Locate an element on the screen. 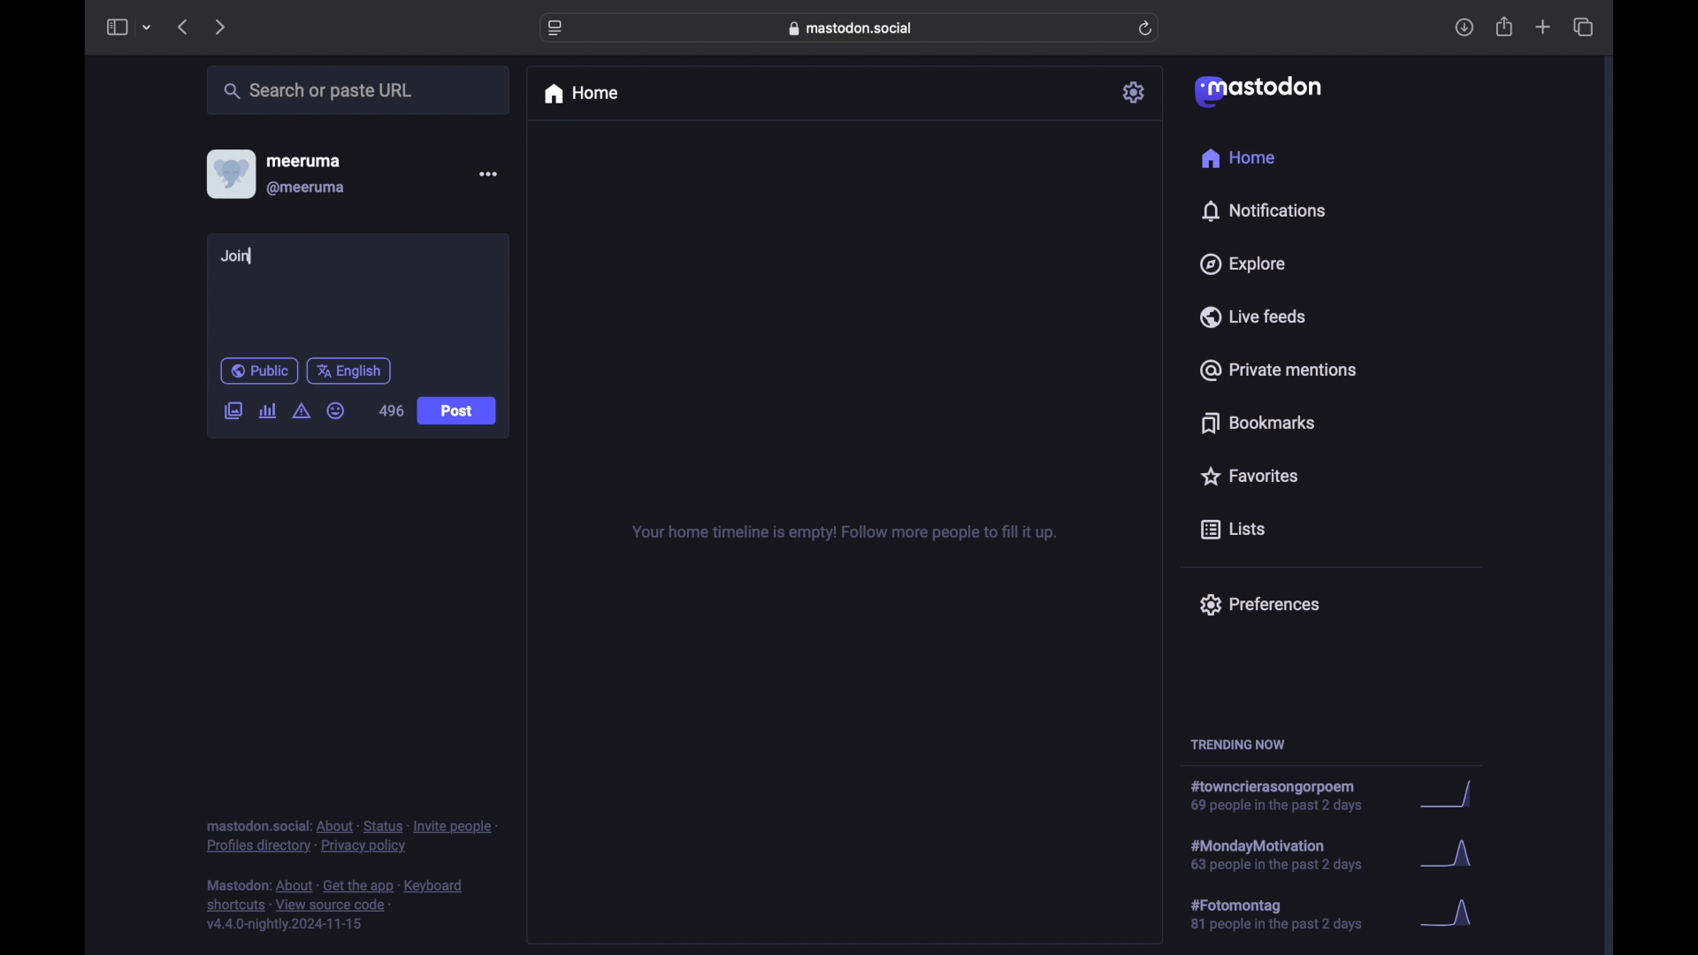 The image size is (1698, 955). search or paste url is located at coordinates (317, 91).